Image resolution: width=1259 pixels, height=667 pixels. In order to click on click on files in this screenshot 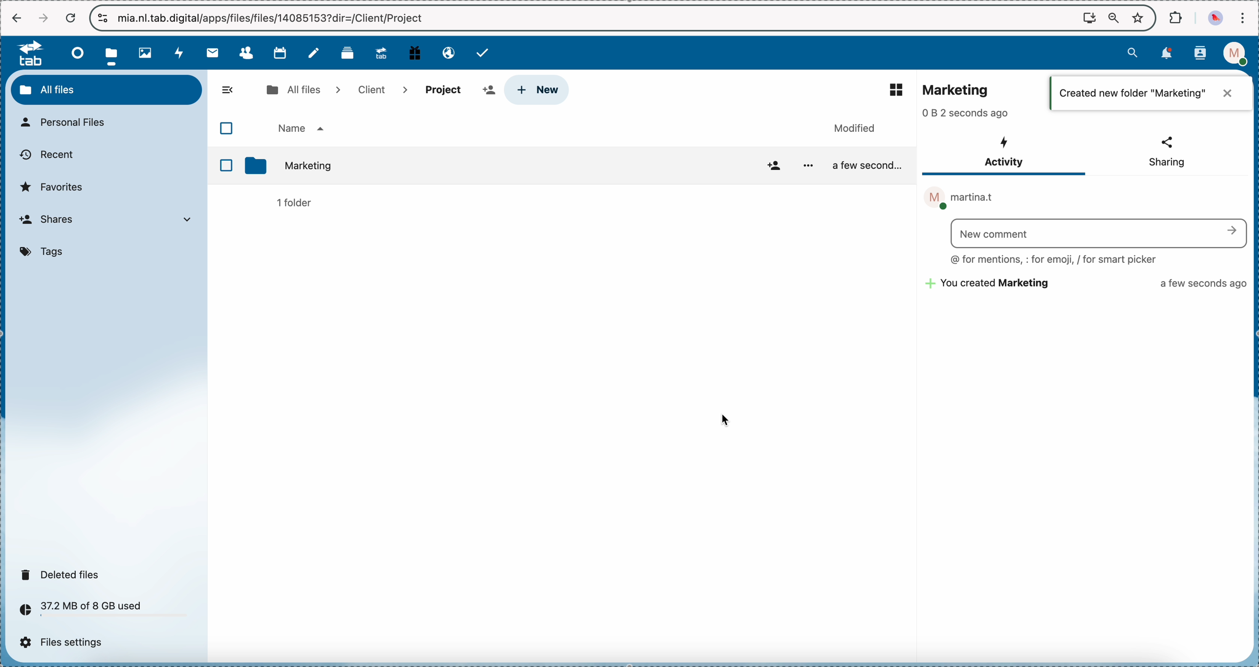, I will do `click(114, 53)`.